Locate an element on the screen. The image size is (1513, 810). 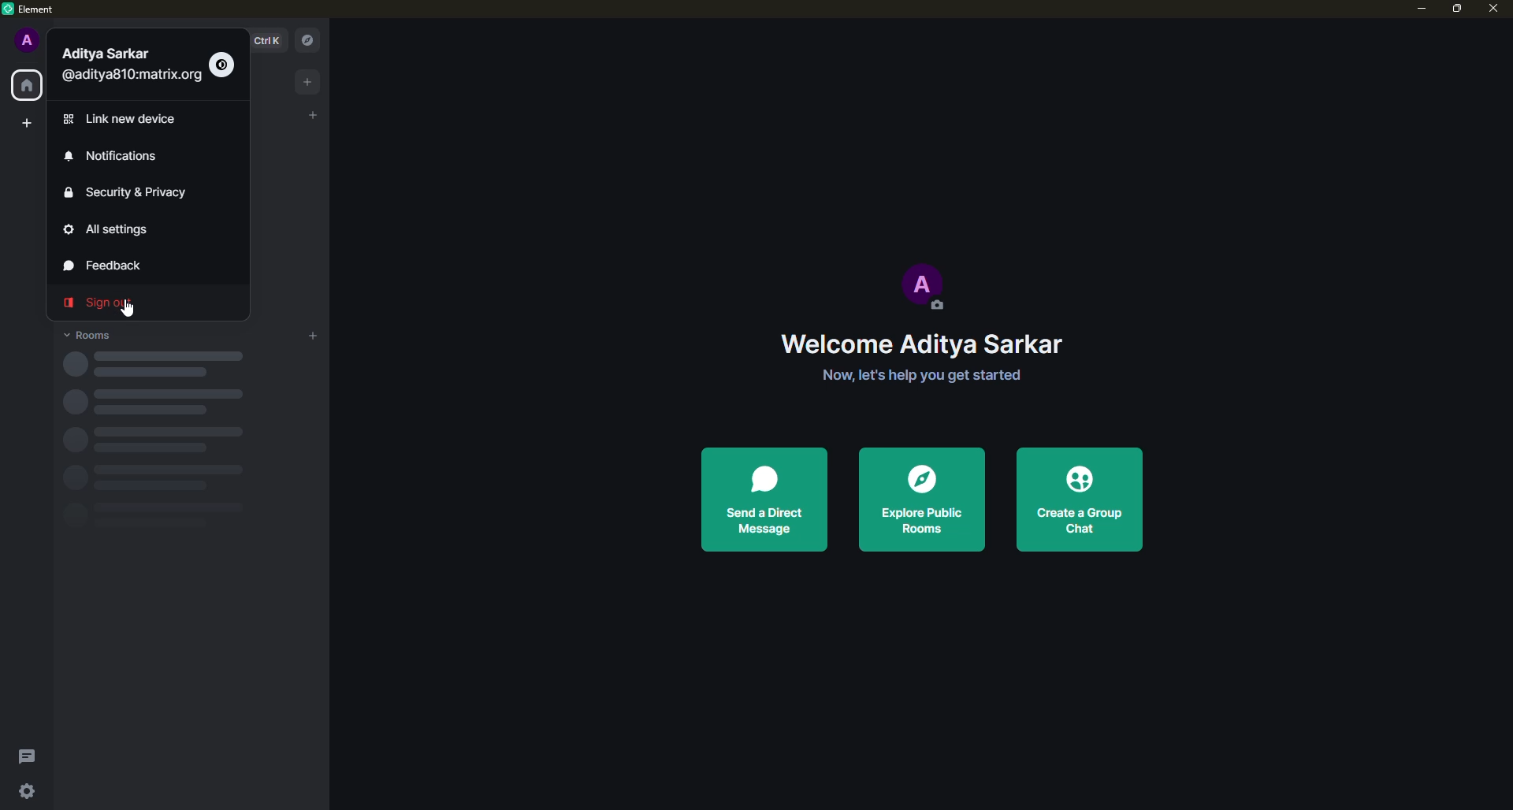
link new device is located at coordinates (124, 121).